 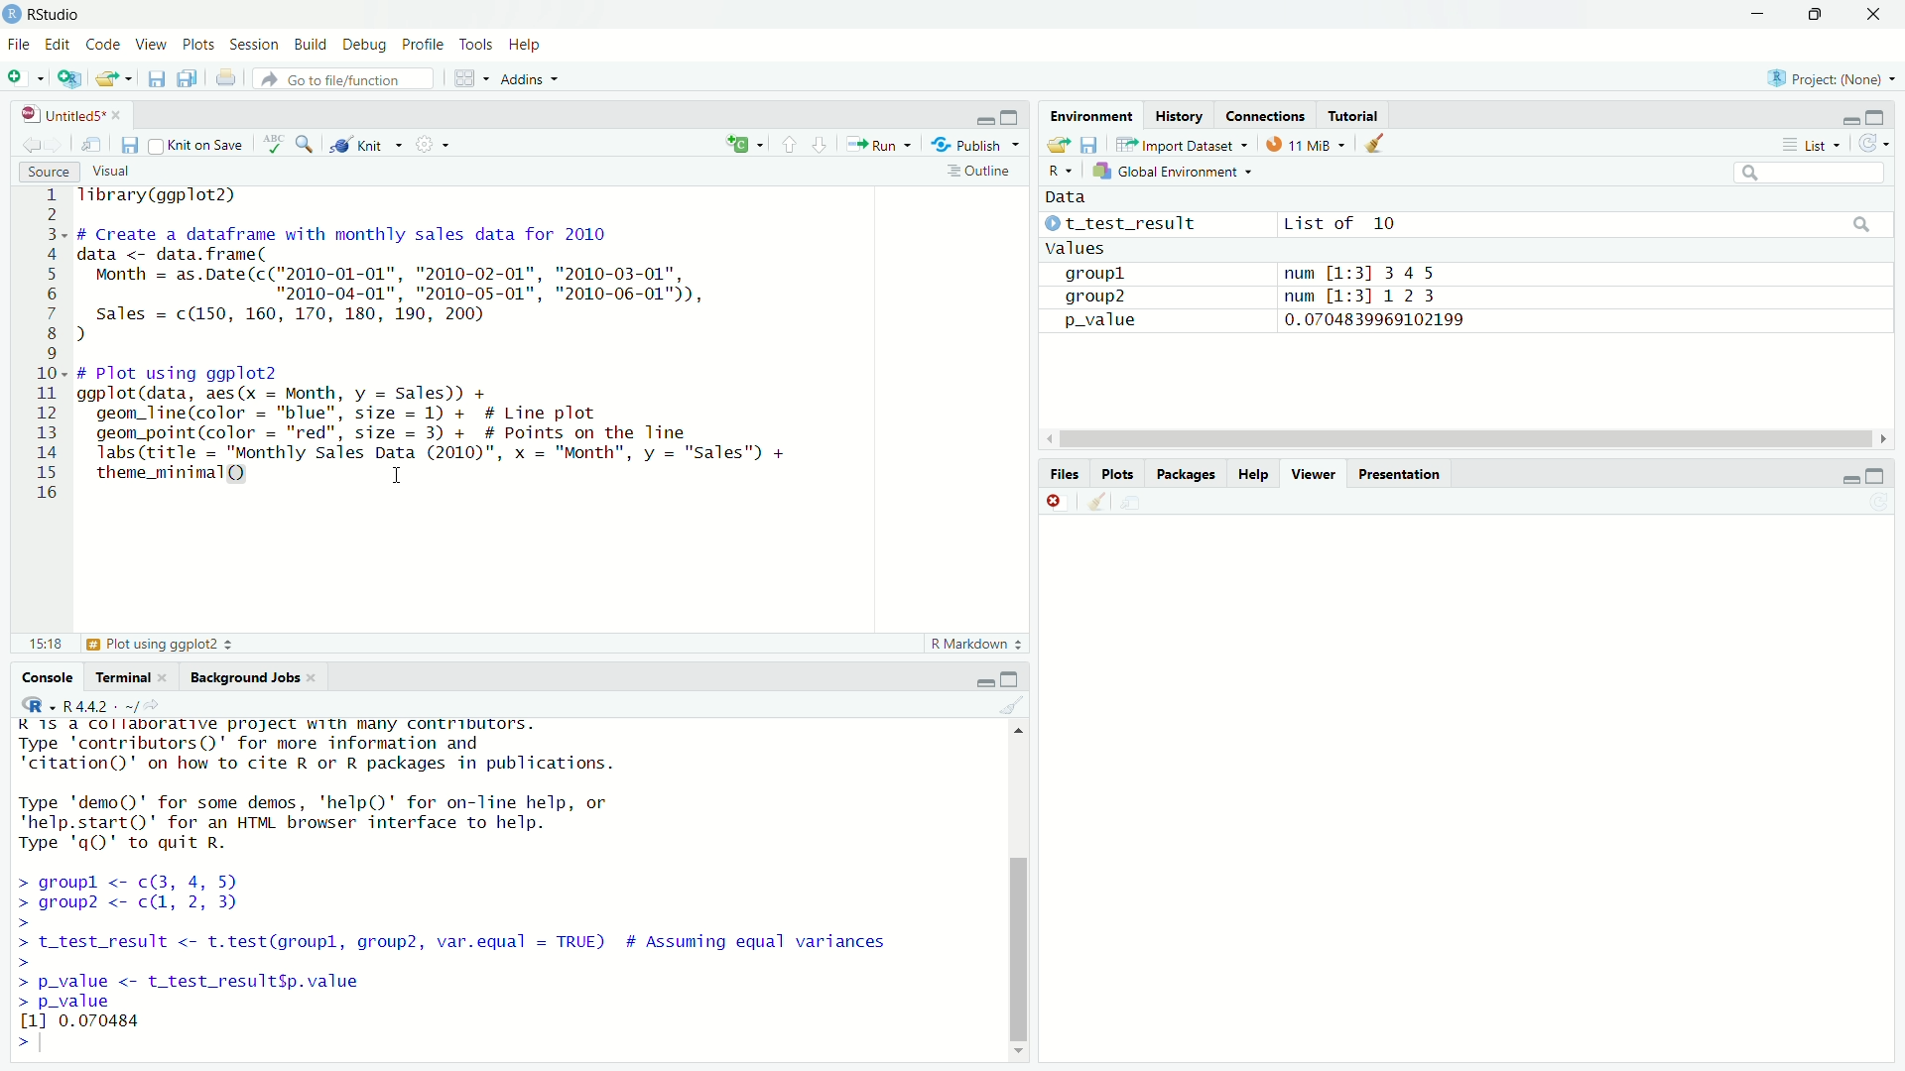 What do you see at coordinates (1876, 117) in the screenshot?
I see `maximise` at bounding box center [1876, 117].